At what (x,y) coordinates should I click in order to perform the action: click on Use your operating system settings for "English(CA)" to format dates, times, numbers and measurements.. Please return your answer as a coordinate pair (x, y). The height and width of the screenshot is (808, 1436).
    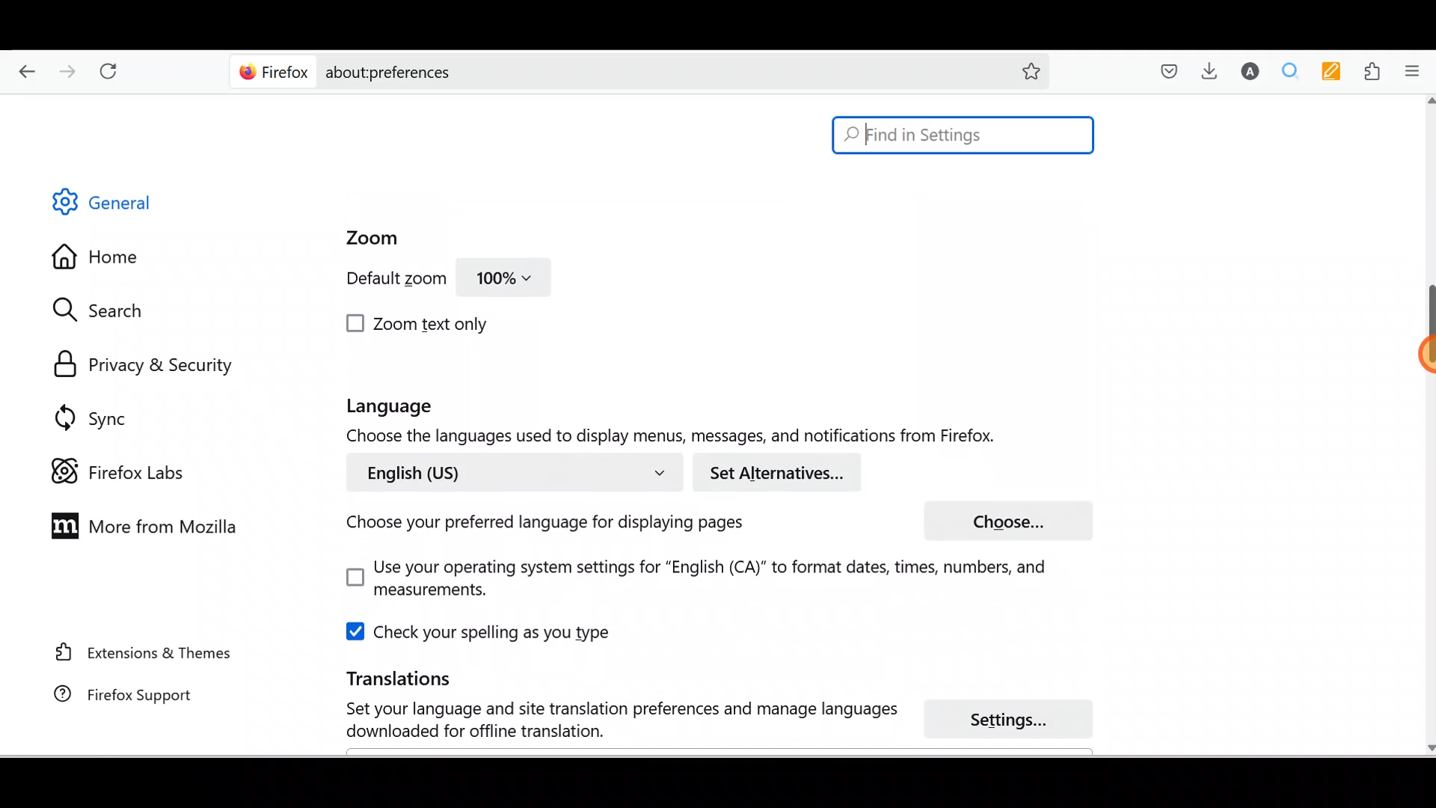
    Looking at the image, I should click on (681, 580).